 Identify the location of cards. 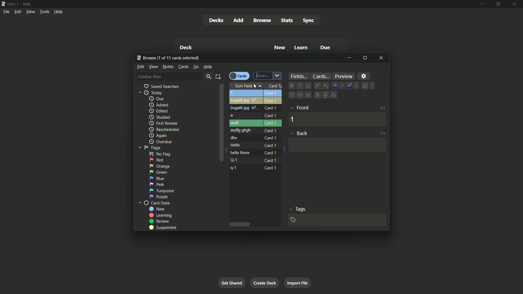
(320, 76).